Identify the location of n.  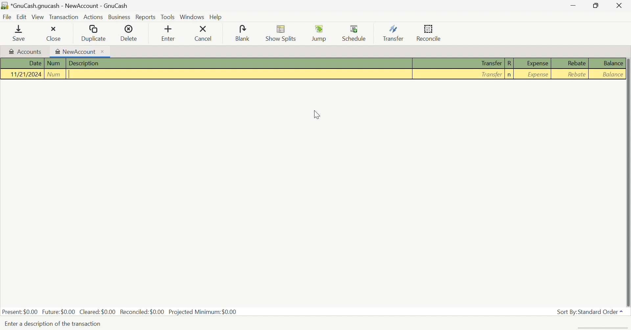
(509, 75).